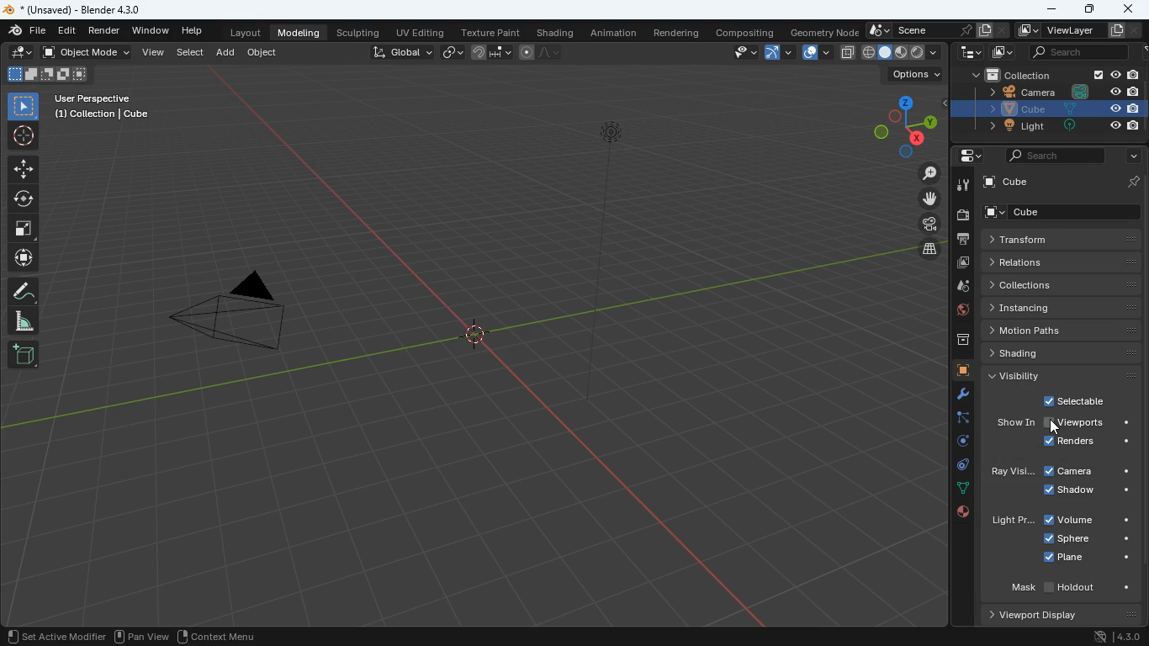  What do you see at coordinates (113, 110) in the screenshot?
I see `user perspective` at bounding box center [113, 110].